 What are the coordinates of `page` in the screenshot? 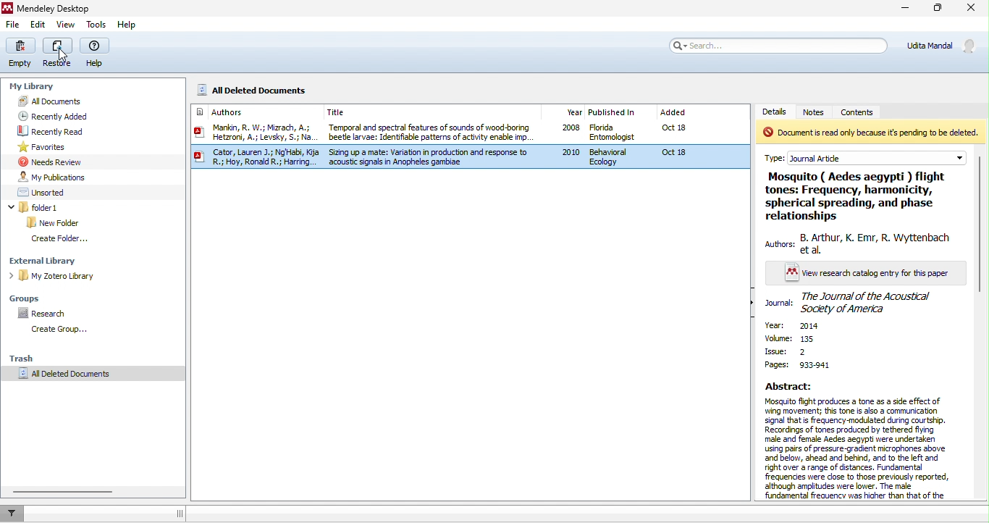 It's located at (799, 365).